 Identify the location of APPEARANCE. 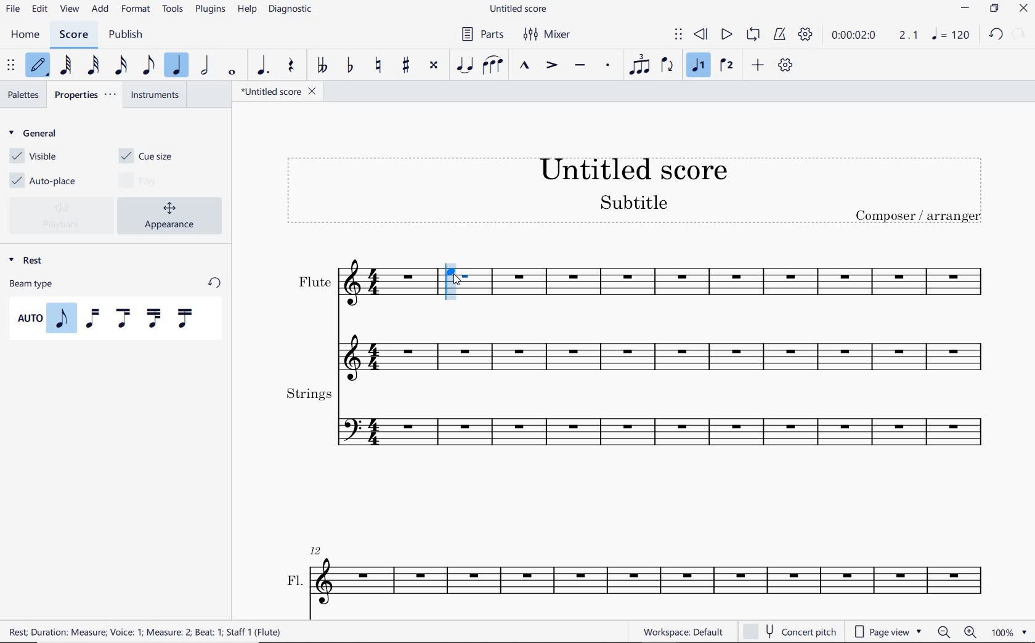
(173, 214).